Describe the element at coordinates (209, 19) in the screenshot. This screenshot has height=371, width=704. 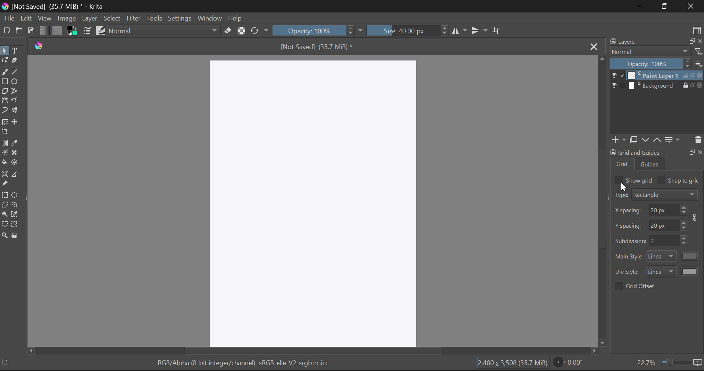
I see `Window` at that location.